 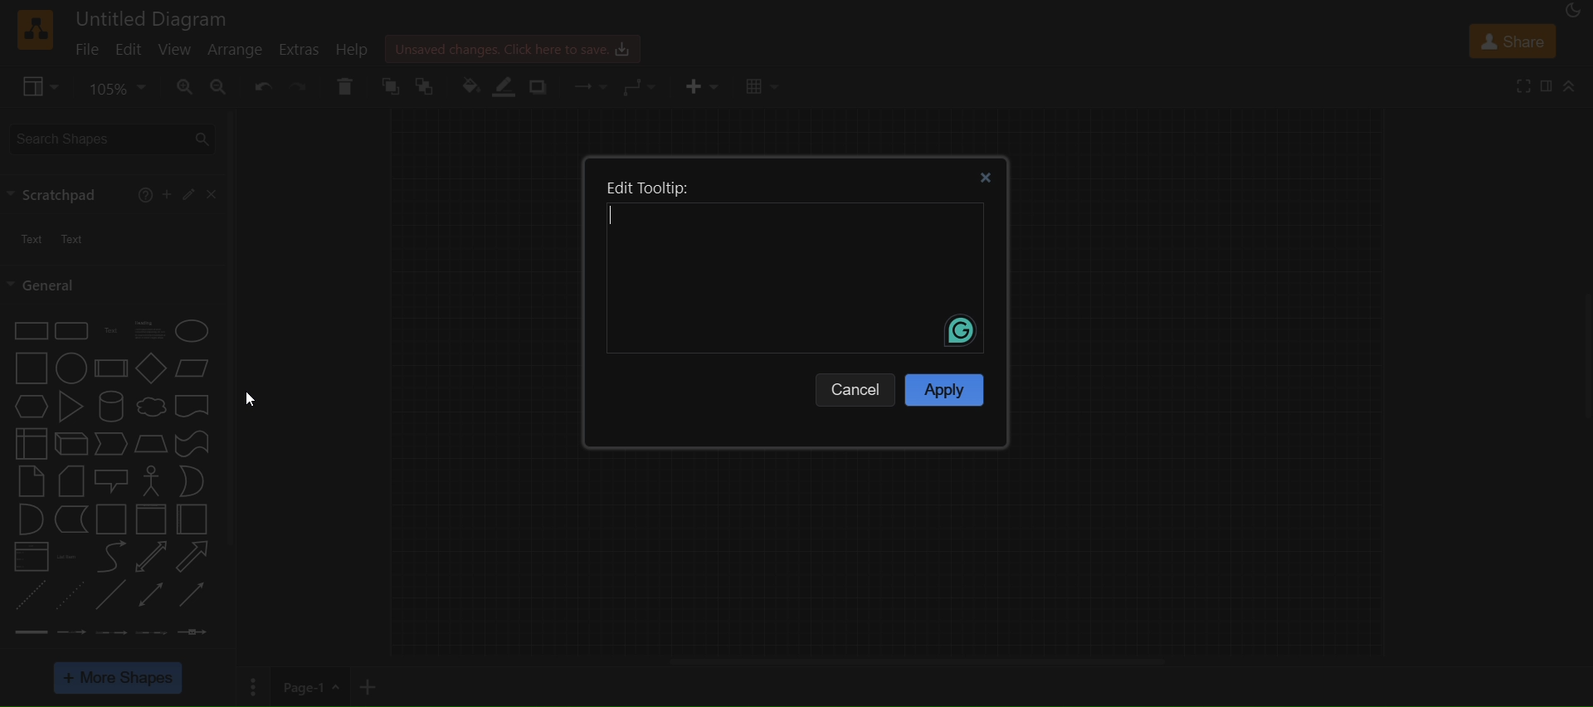 What do you see at coordinates (1510, 40) in the screenshot?
I see `share` at bounding box center [1510, 40].